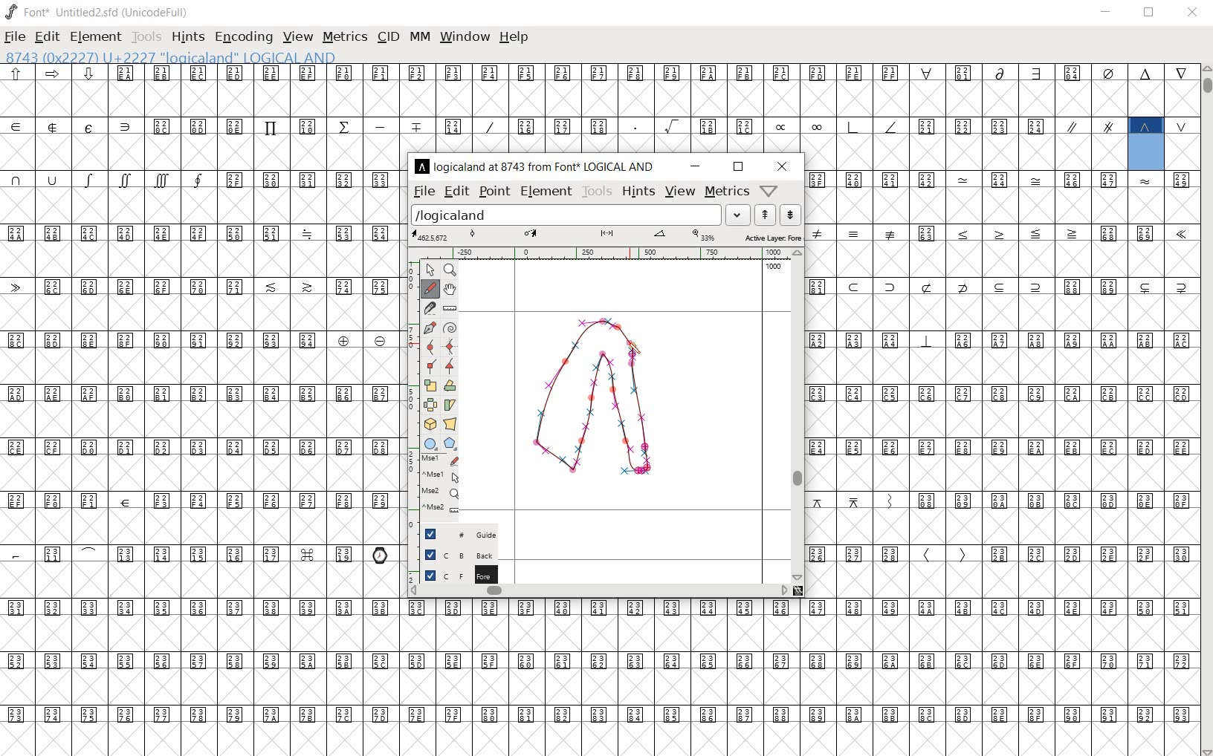  Describe the element at coordinates (430, 425) in the screenshot. I see `rotate the selection in 3D and project back to plane` at that location.